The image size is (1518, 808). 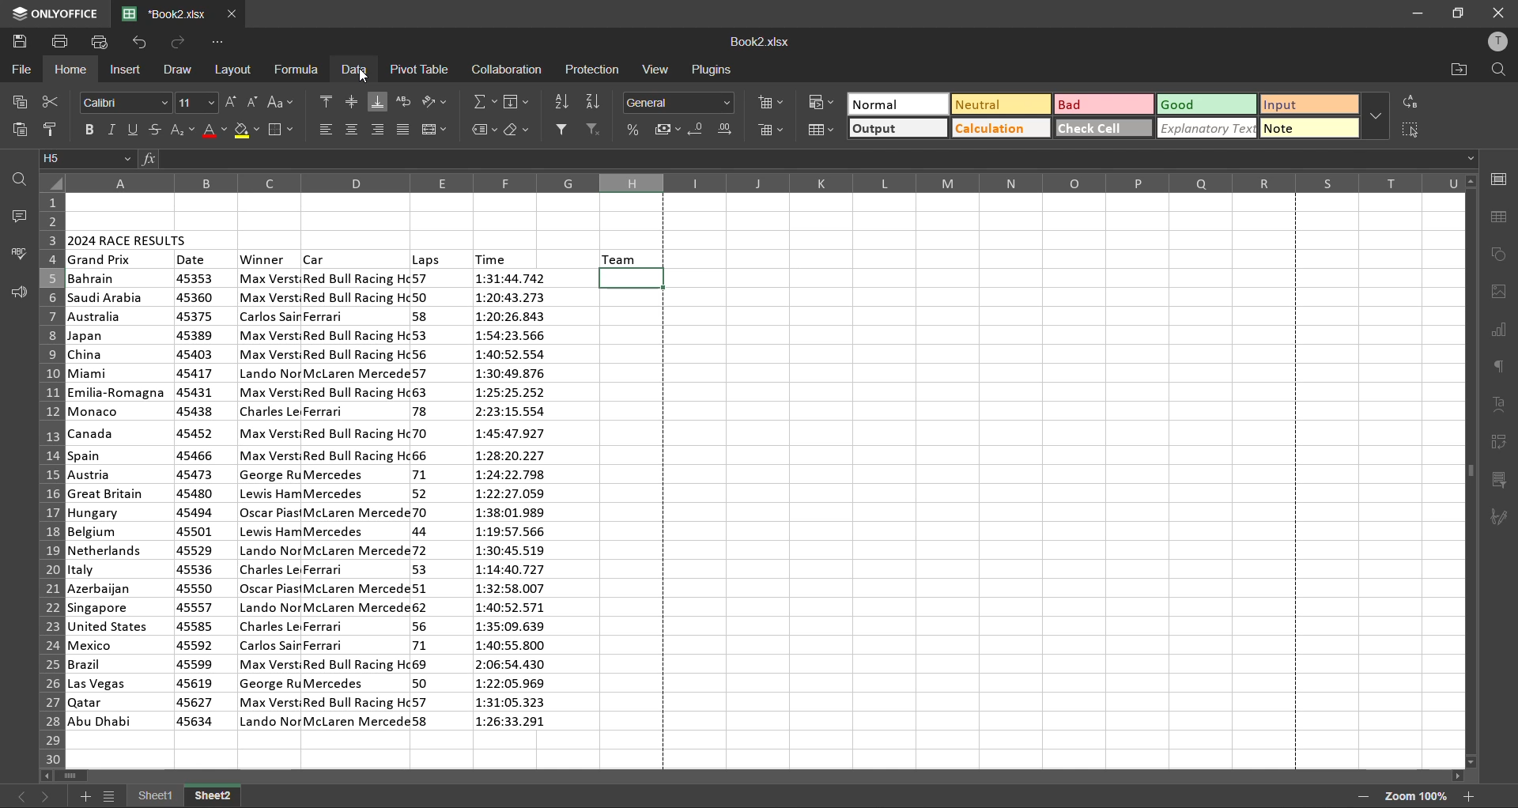 What do you see at coordinates (128, 104) in the screenshot?
I see `font style` at bounding box center [128, 104].